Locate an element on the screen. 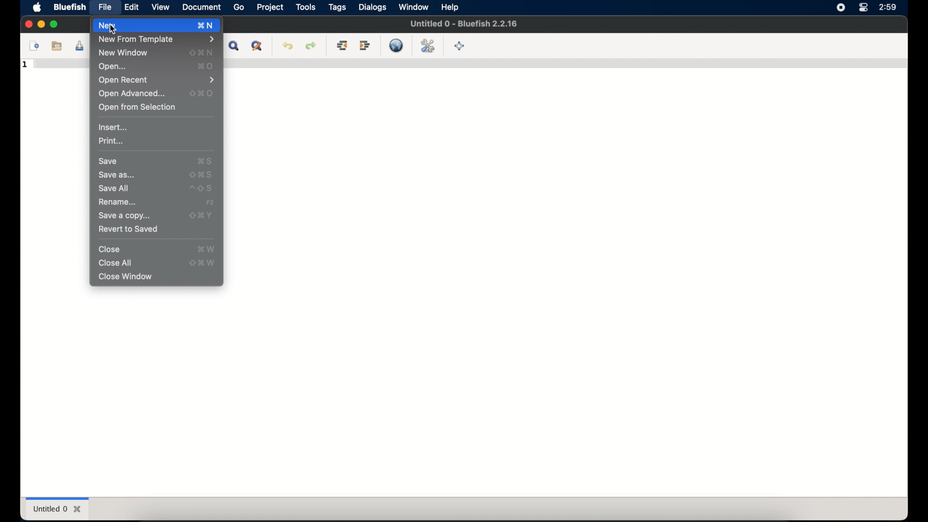  document is located at coordinates (201, 7).